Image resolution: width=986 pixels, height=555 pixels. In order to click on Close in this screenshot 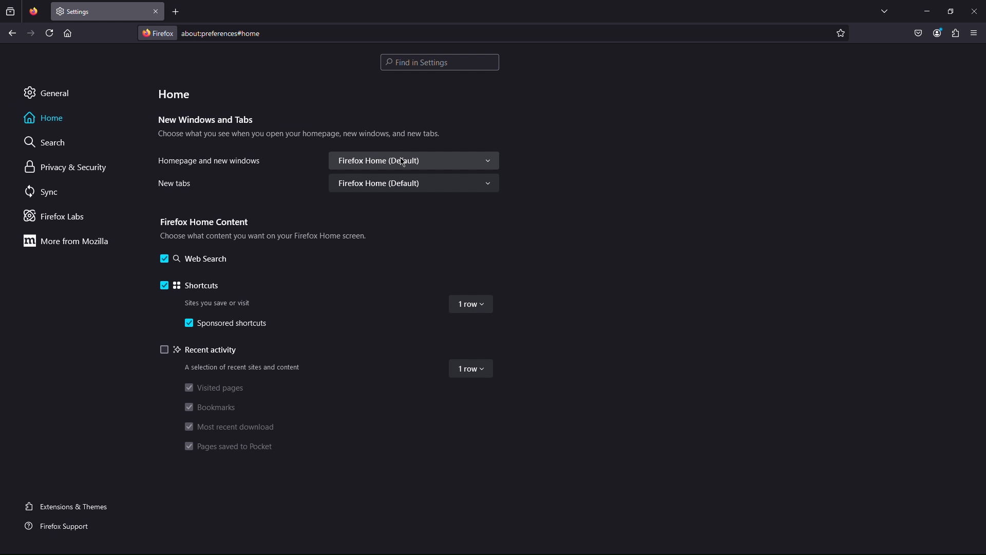, I will do `click(974, 11)`.